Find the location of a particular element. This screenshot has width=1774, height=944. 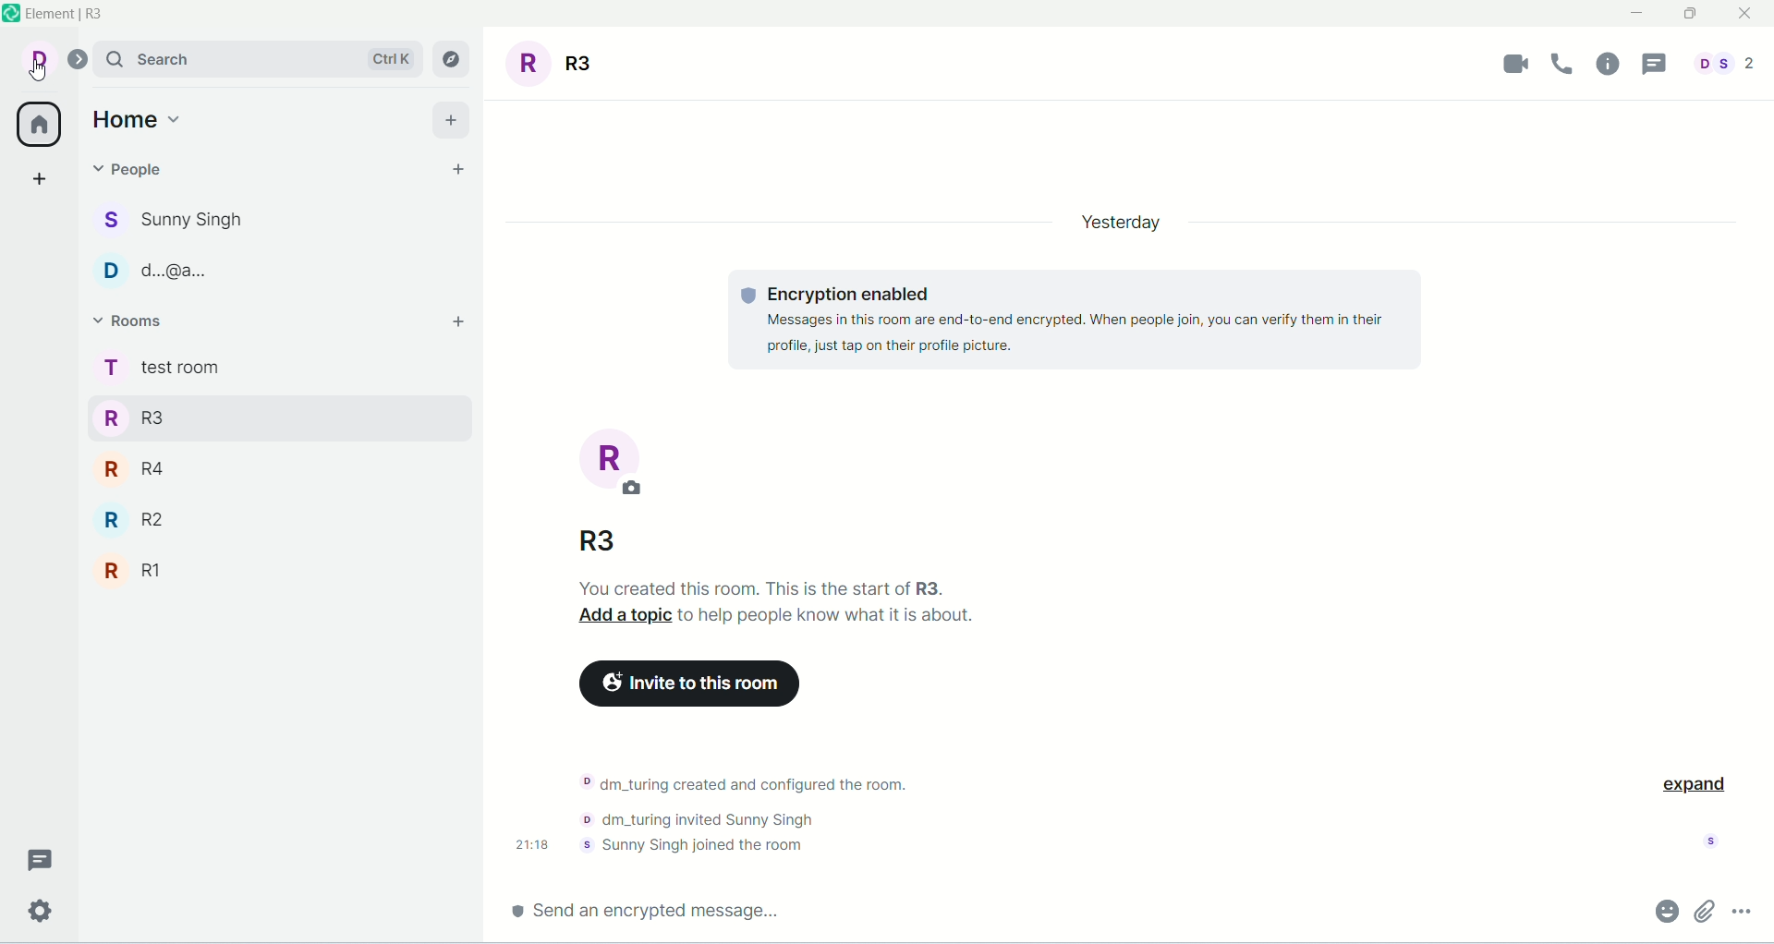

room info is located at coordinates (1610, 64).